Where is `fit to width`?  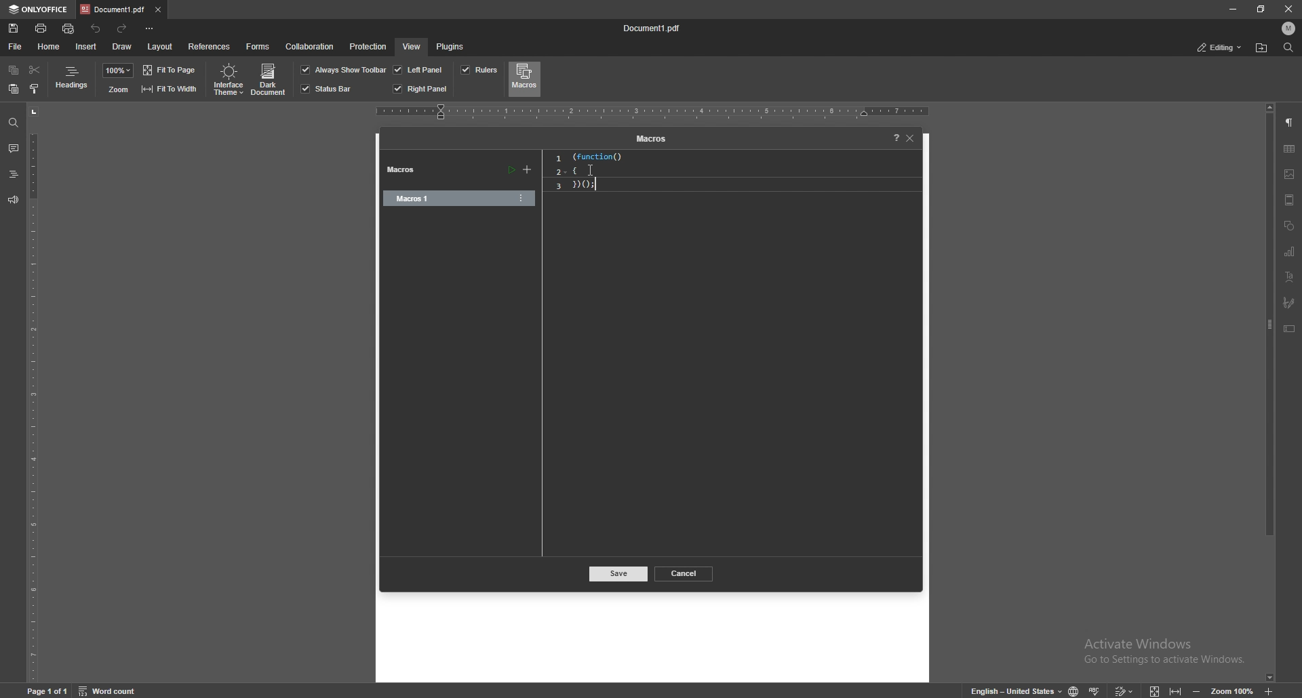
fit to width is located at coordinates (169, 88).